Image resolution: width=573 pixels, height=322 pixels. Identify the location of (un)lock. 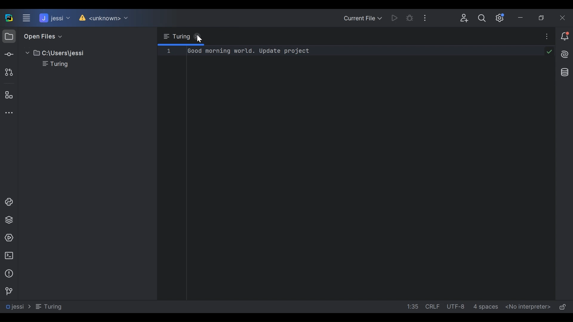
(563, 308).